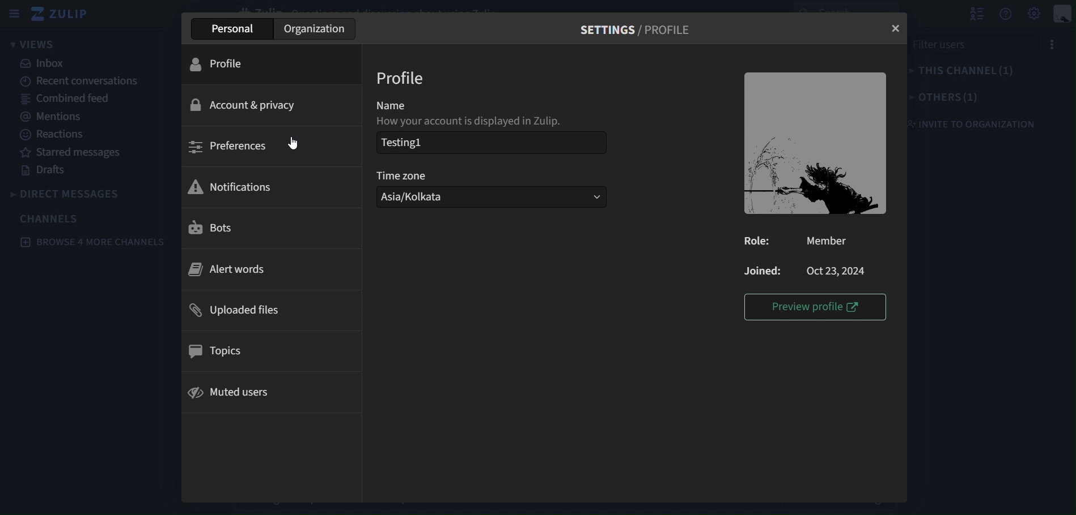 The width and height of the screenshot is (1076, 515). What do you see at coordinates (975, 12) in the screenshot?
I see `hide user list` at bounding box center [975, 12].